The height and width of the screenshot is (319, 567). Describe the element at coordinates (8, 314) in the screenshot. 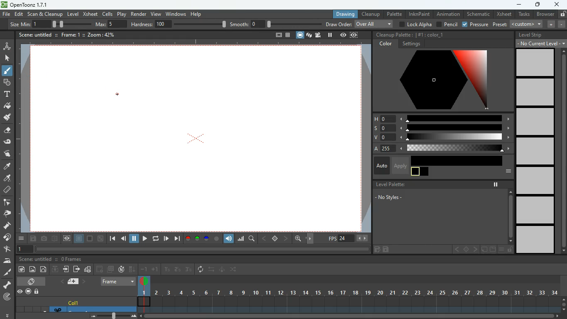

I see `more` at that location.